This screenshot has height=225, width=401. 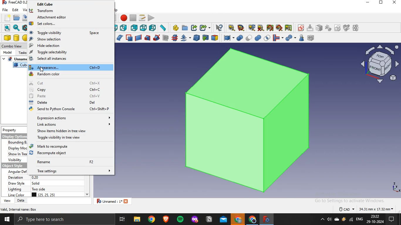 What do you see at coordinates (68, 90) in the screenshot?
I see `copy` at bounding box center [68, 90].